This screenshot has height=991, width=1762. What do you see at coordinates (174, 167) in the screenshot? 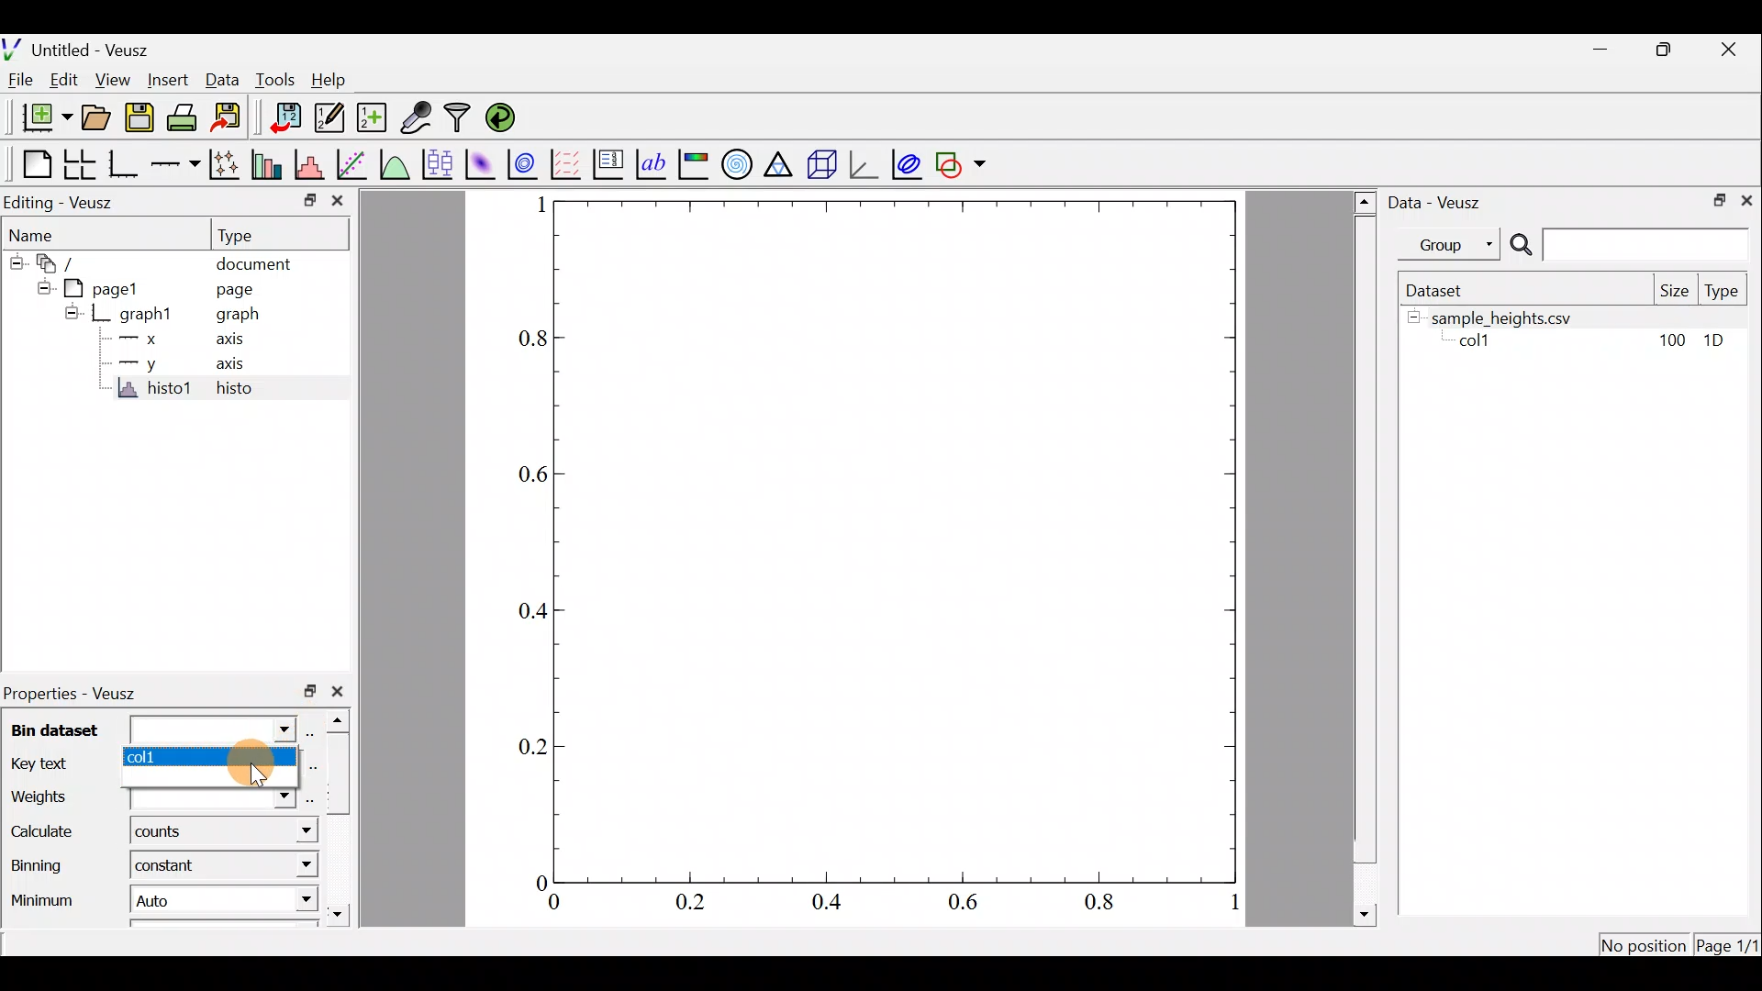
I see `add an axis to the plot` at bounding box center [174, 167].